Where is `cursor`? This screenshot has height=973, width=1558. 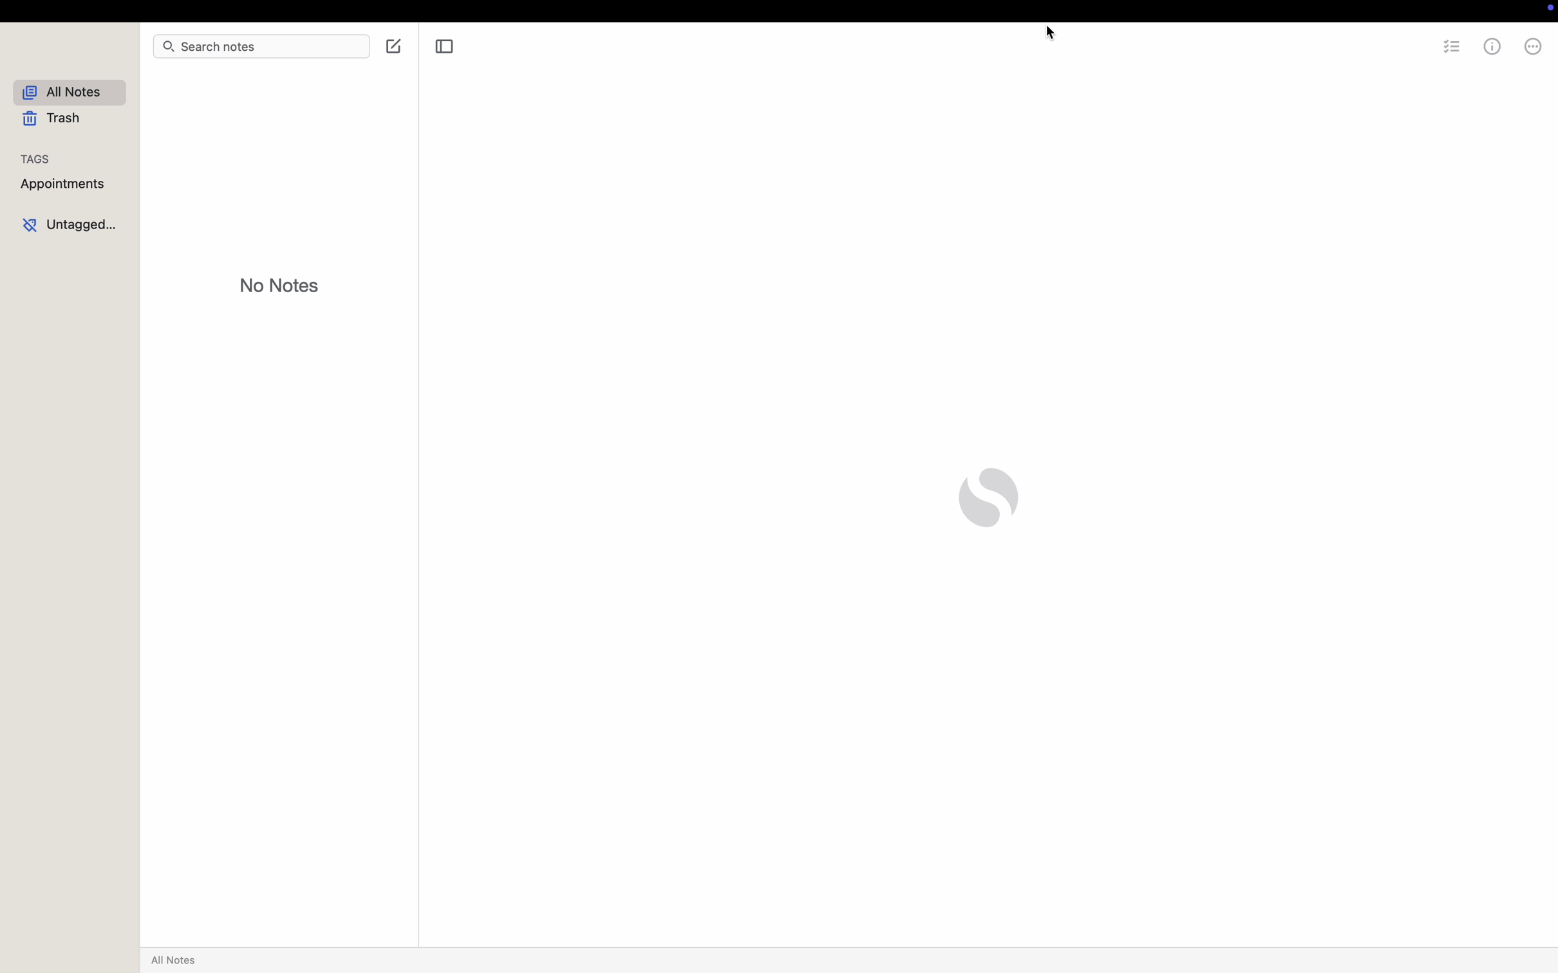
cursor is located at coordinates (1055, 36).